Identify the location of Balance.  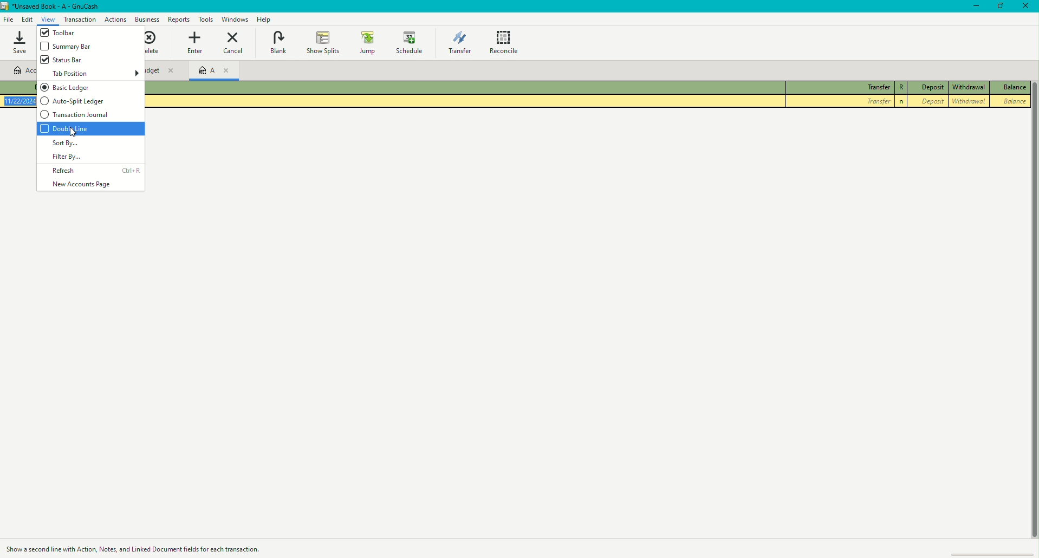
(1011, 102).